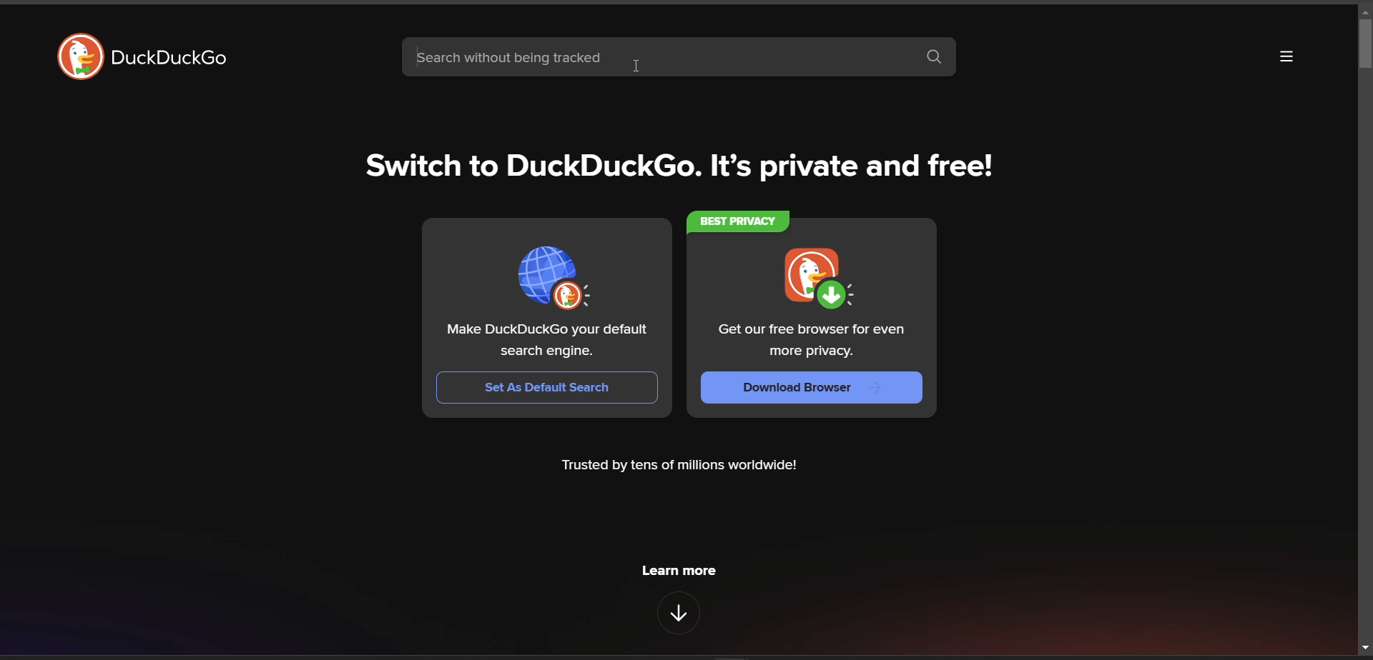 The width and height of the screenshot is (1373, 660). What do you see at coordinates (739, 221) in the screenshot?
I see `Best privacy` at bounding box center [739, 221].